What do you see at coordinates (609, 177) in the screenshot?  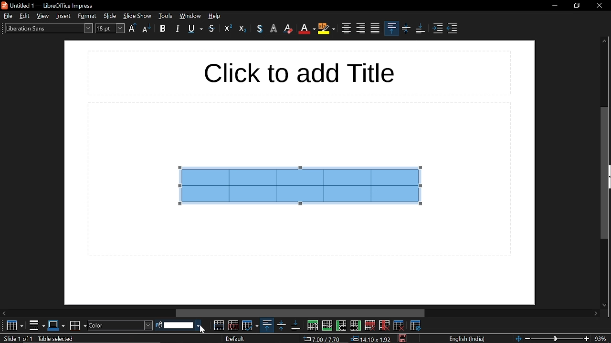 I see `expand sidebar` at bounding box center [609, 177].